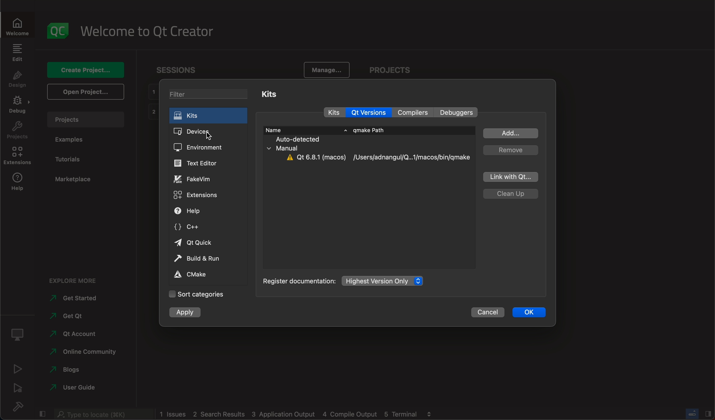  I want to click on kits, so click(272, 95).